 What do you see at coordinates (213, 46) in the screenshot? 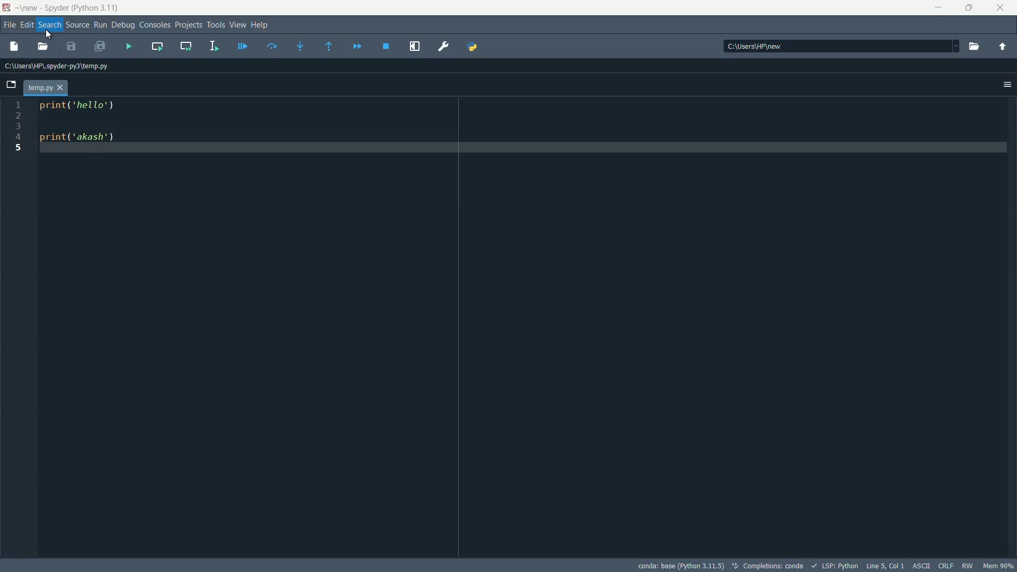
I see `run selection` at bounding box center [213, 46].